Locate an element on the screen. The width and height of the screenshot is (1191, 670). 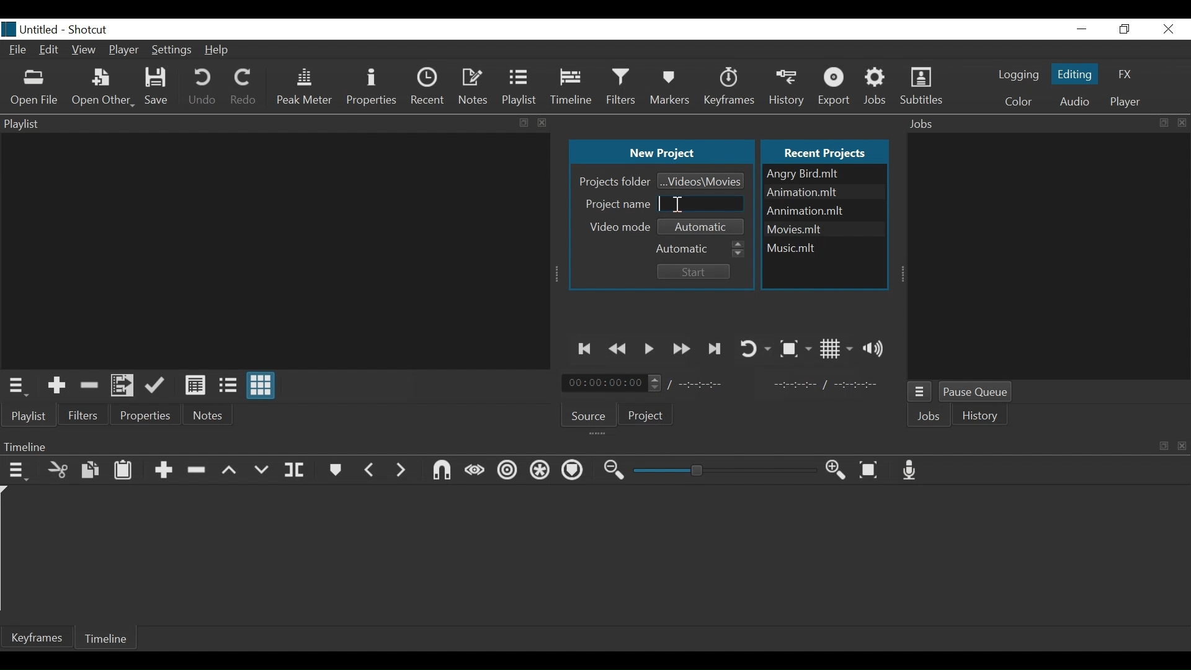
File name is located at coordinates (824, 211).